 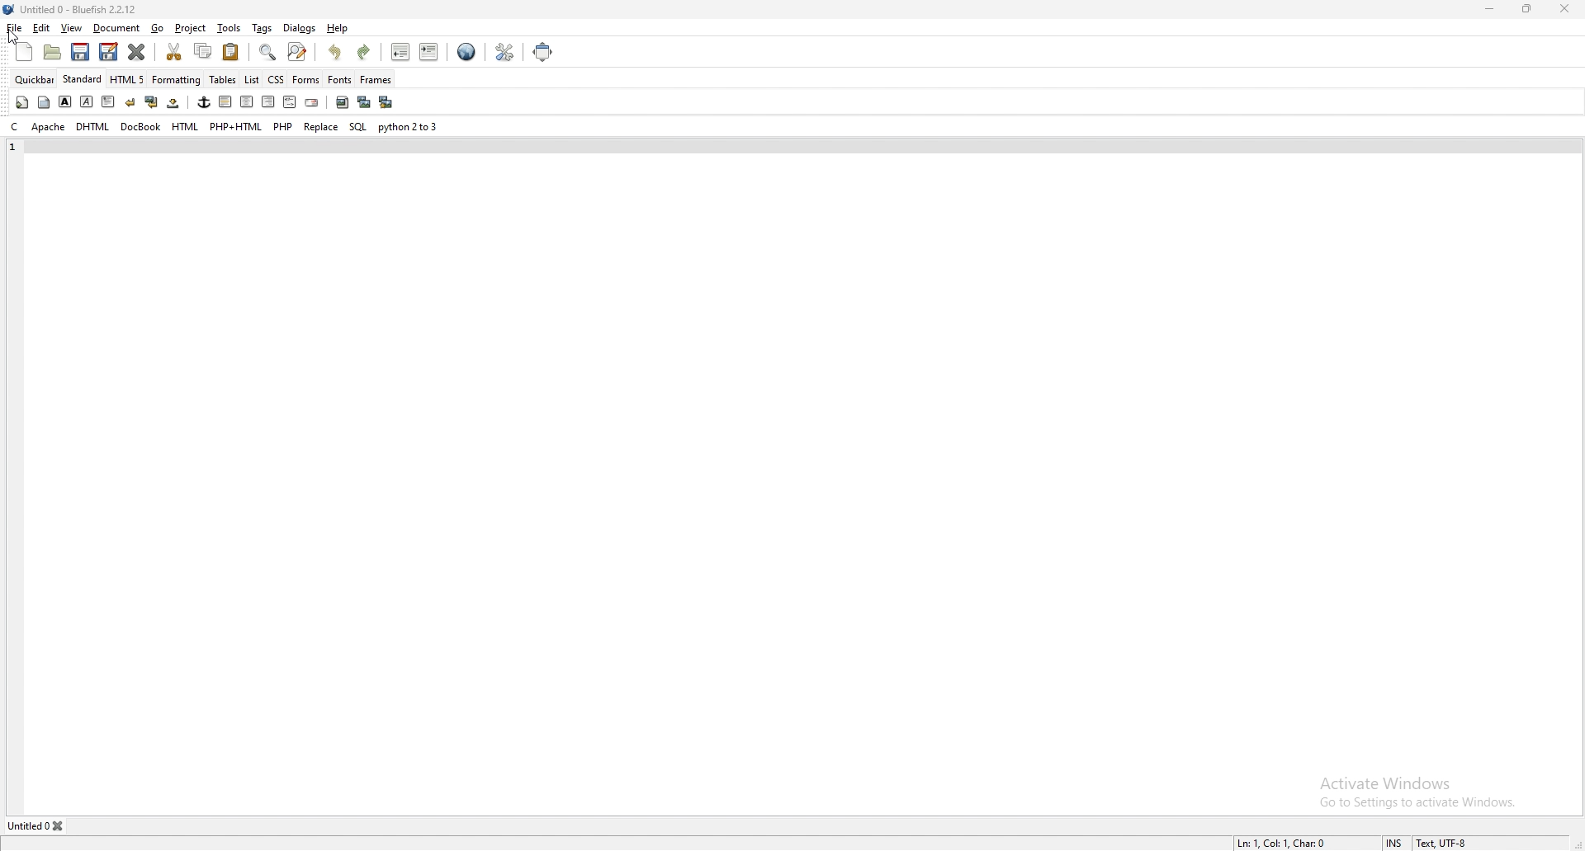 What do you see at coordinates (367, 52) in the screenshot?
I see `redo` at bounding box center [367, 52].